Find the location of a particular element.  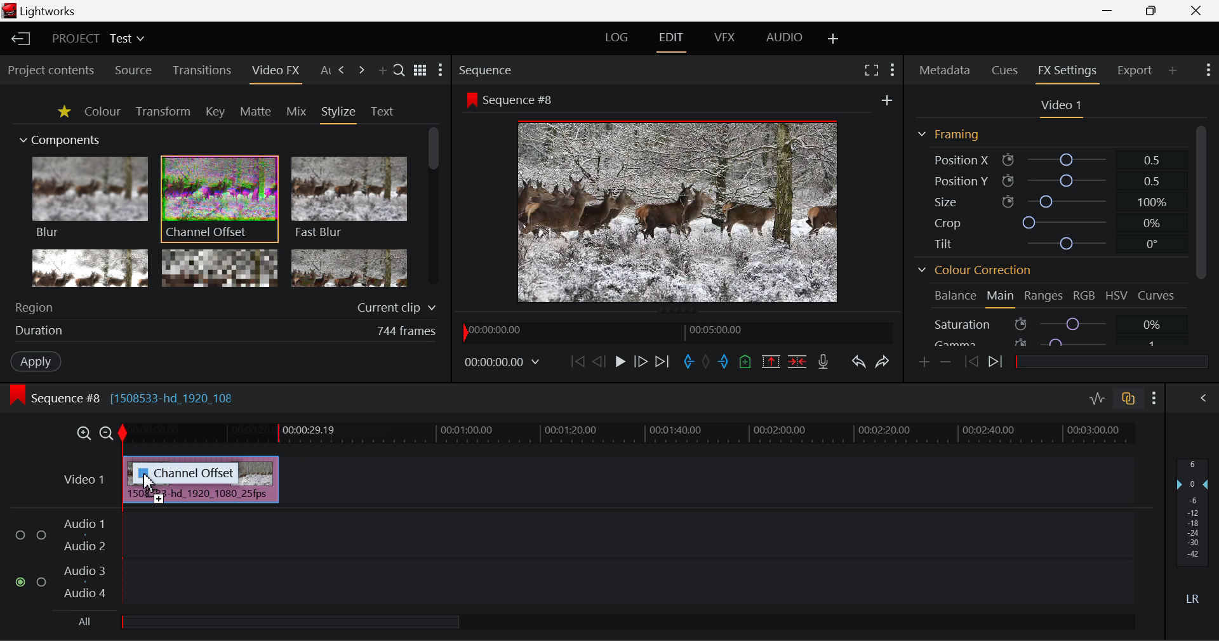

Stylize Tab Open is located at coordinates (338, 114).